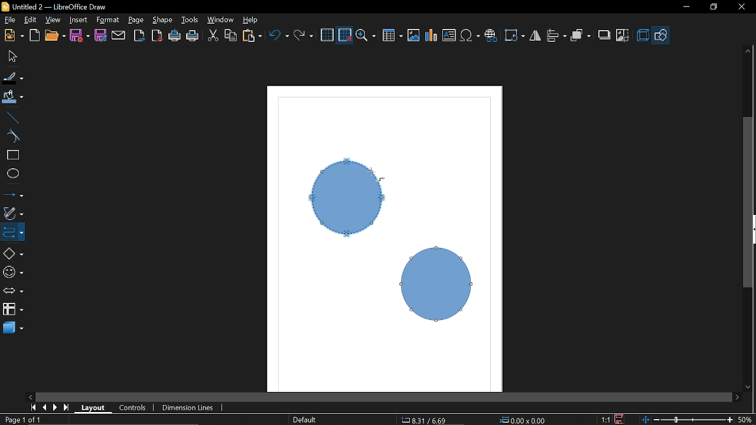 Image resolution: width=756 pixels, height=425 pixels. I want to click on Save as, so click(100, 35).